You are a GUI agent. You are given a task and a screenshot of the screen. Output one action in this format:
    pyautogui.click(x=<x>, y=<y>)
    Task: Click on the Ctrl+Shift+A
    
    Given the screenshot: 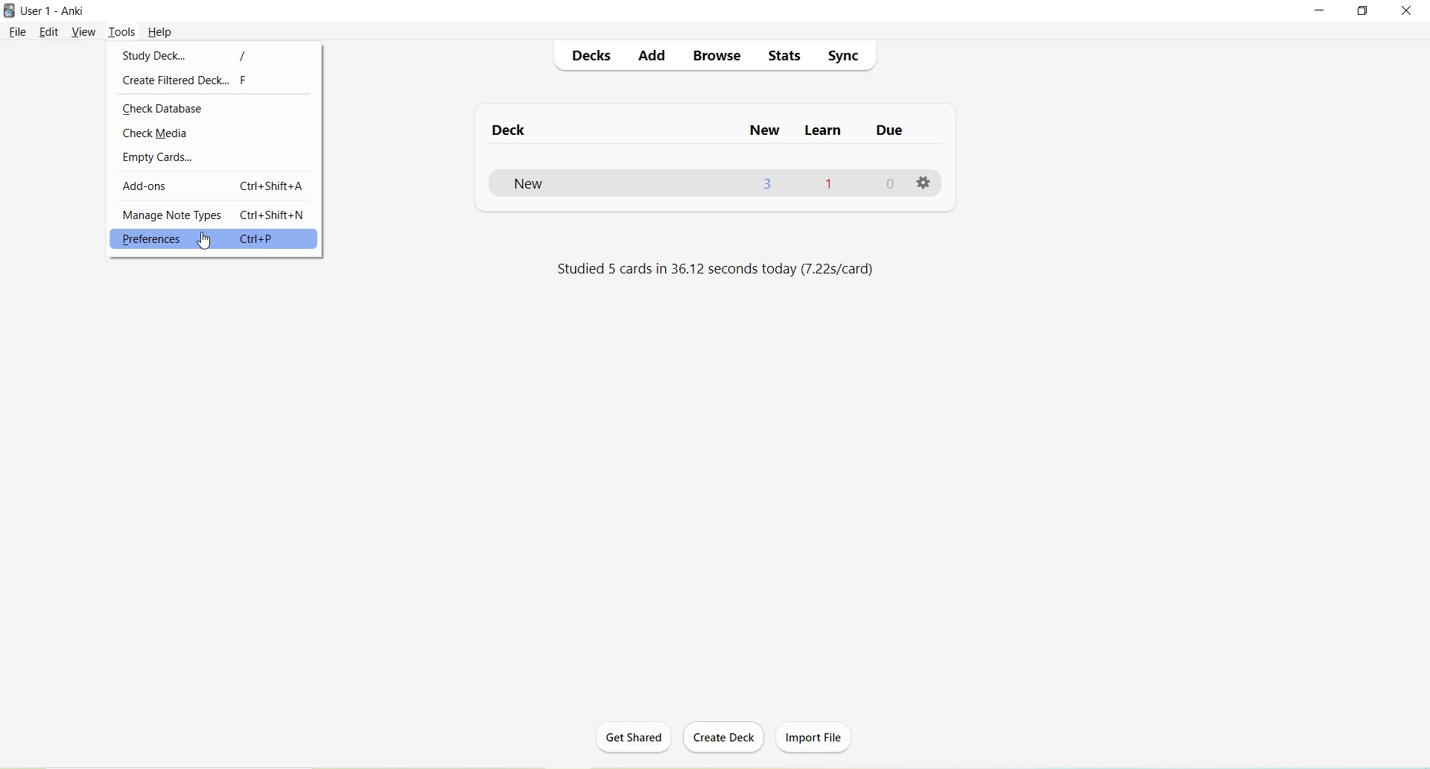 What is the action you would take?
    pyautogui.click(x=270, y=186)
    